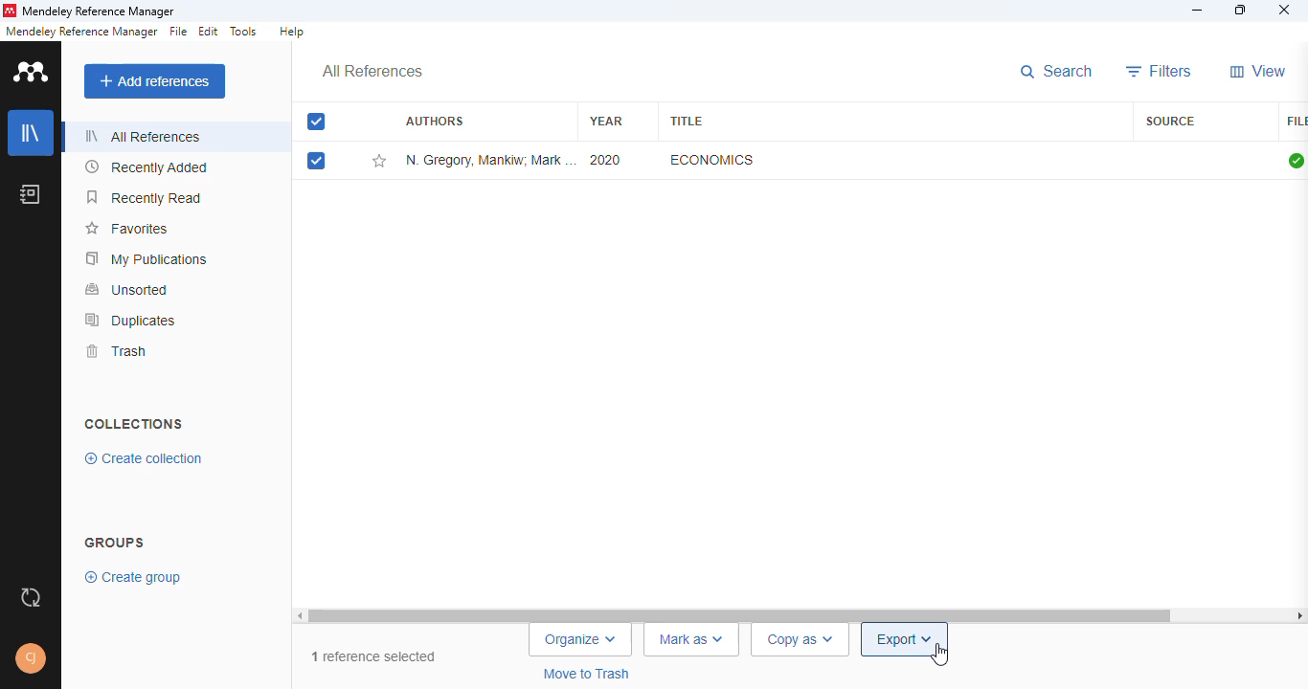  I want to click on 1 reference selected, so click(375, 657).